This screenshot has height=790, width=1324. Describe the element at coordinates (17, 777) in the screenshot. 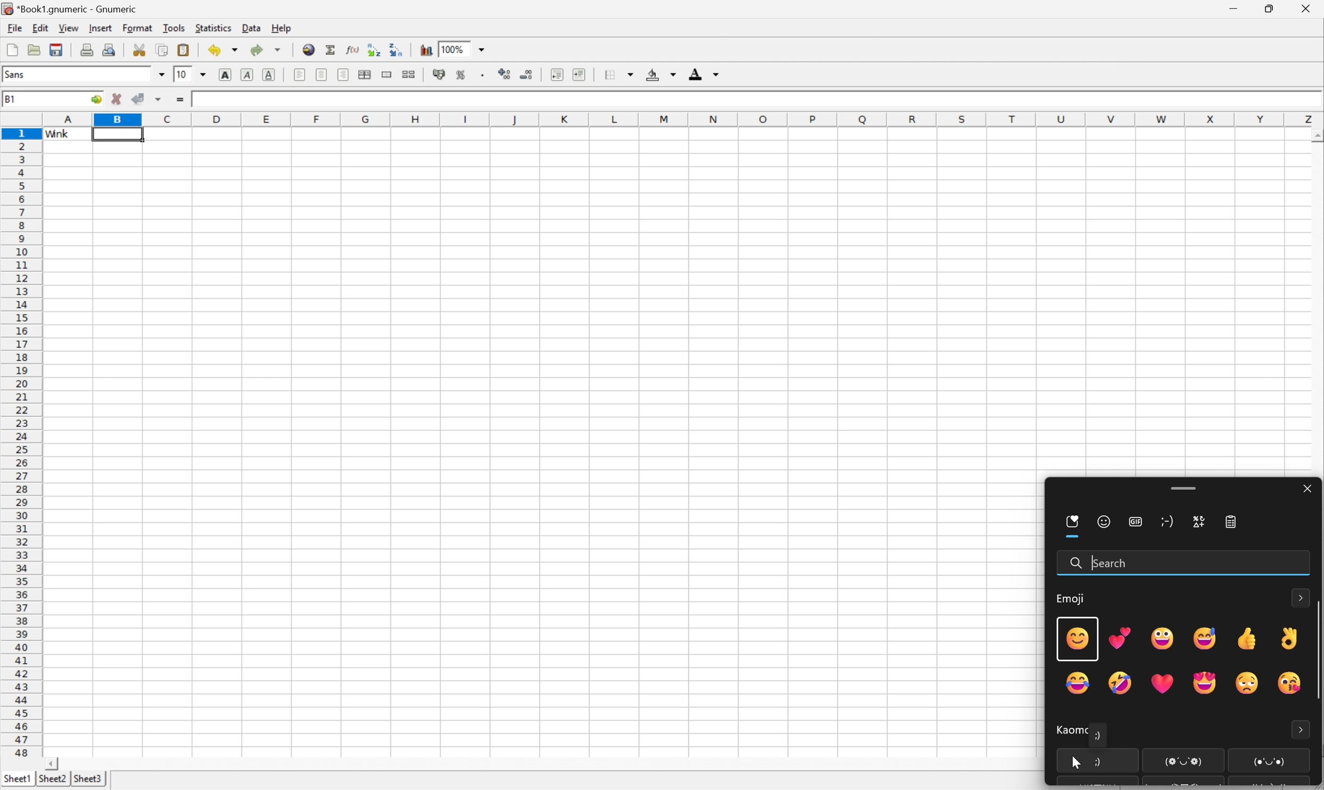

I see `sheet1` at that location.